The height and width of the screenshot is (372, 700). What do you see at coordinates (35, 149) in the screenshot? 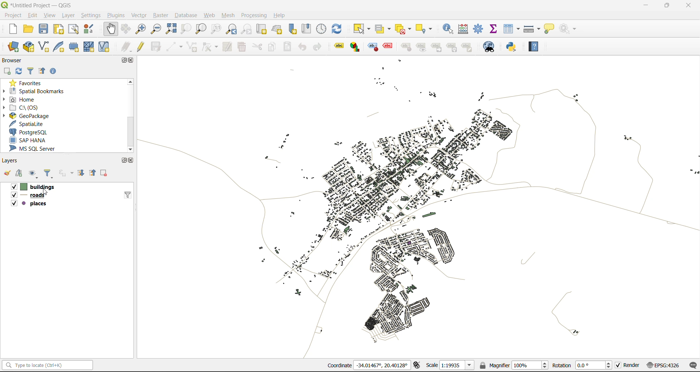
I see `ms sql server` at bounding box center [35, 149].